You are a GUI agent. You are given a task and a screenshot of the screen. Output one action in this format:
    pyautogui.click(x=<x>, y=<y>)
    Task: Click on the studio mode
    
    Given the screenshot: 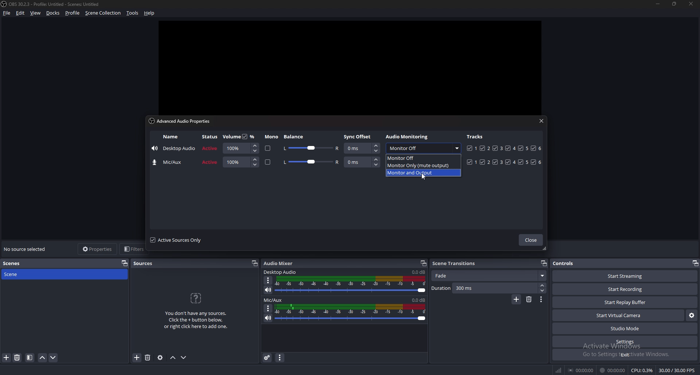 What is the action you would take?
    pyautogui.click(x=625, y=329)
    